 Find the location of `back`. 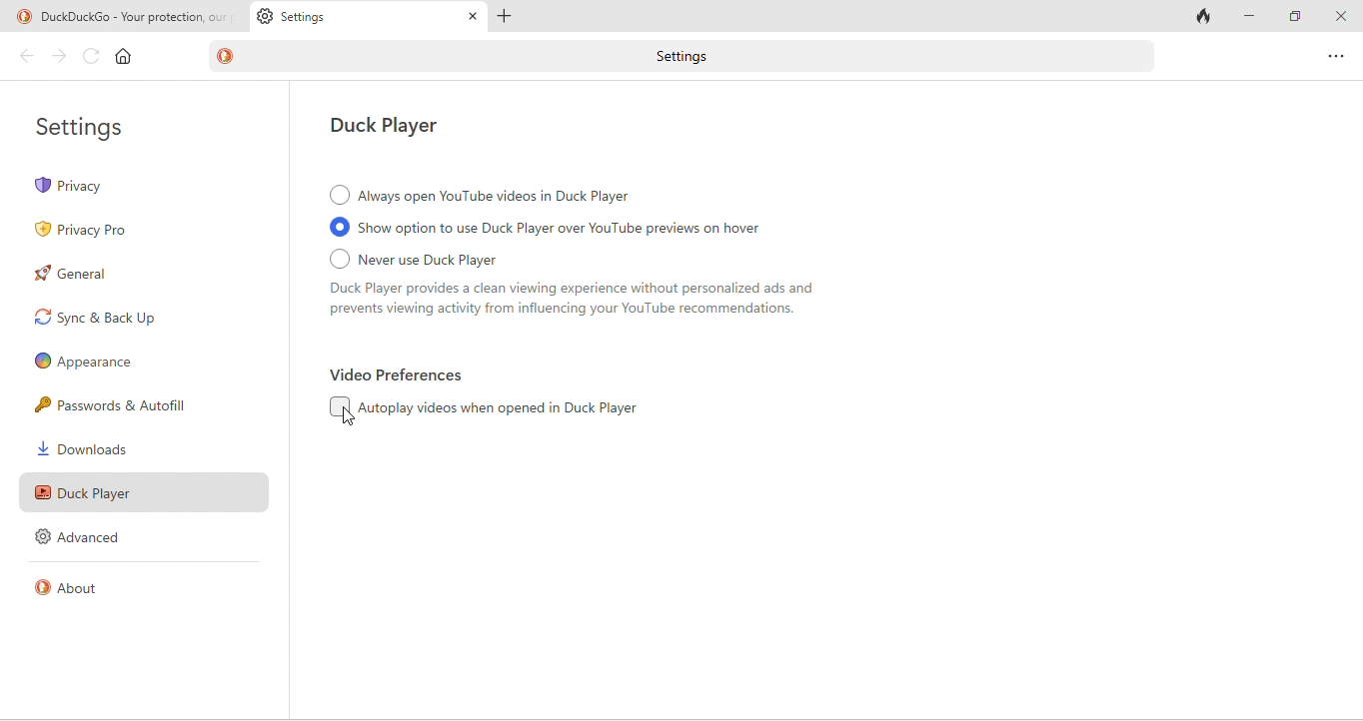

back is located at coordinates (23, 57).